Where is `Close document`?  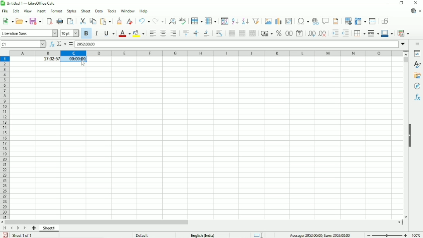 Close document is located at coordinates (420, 11).